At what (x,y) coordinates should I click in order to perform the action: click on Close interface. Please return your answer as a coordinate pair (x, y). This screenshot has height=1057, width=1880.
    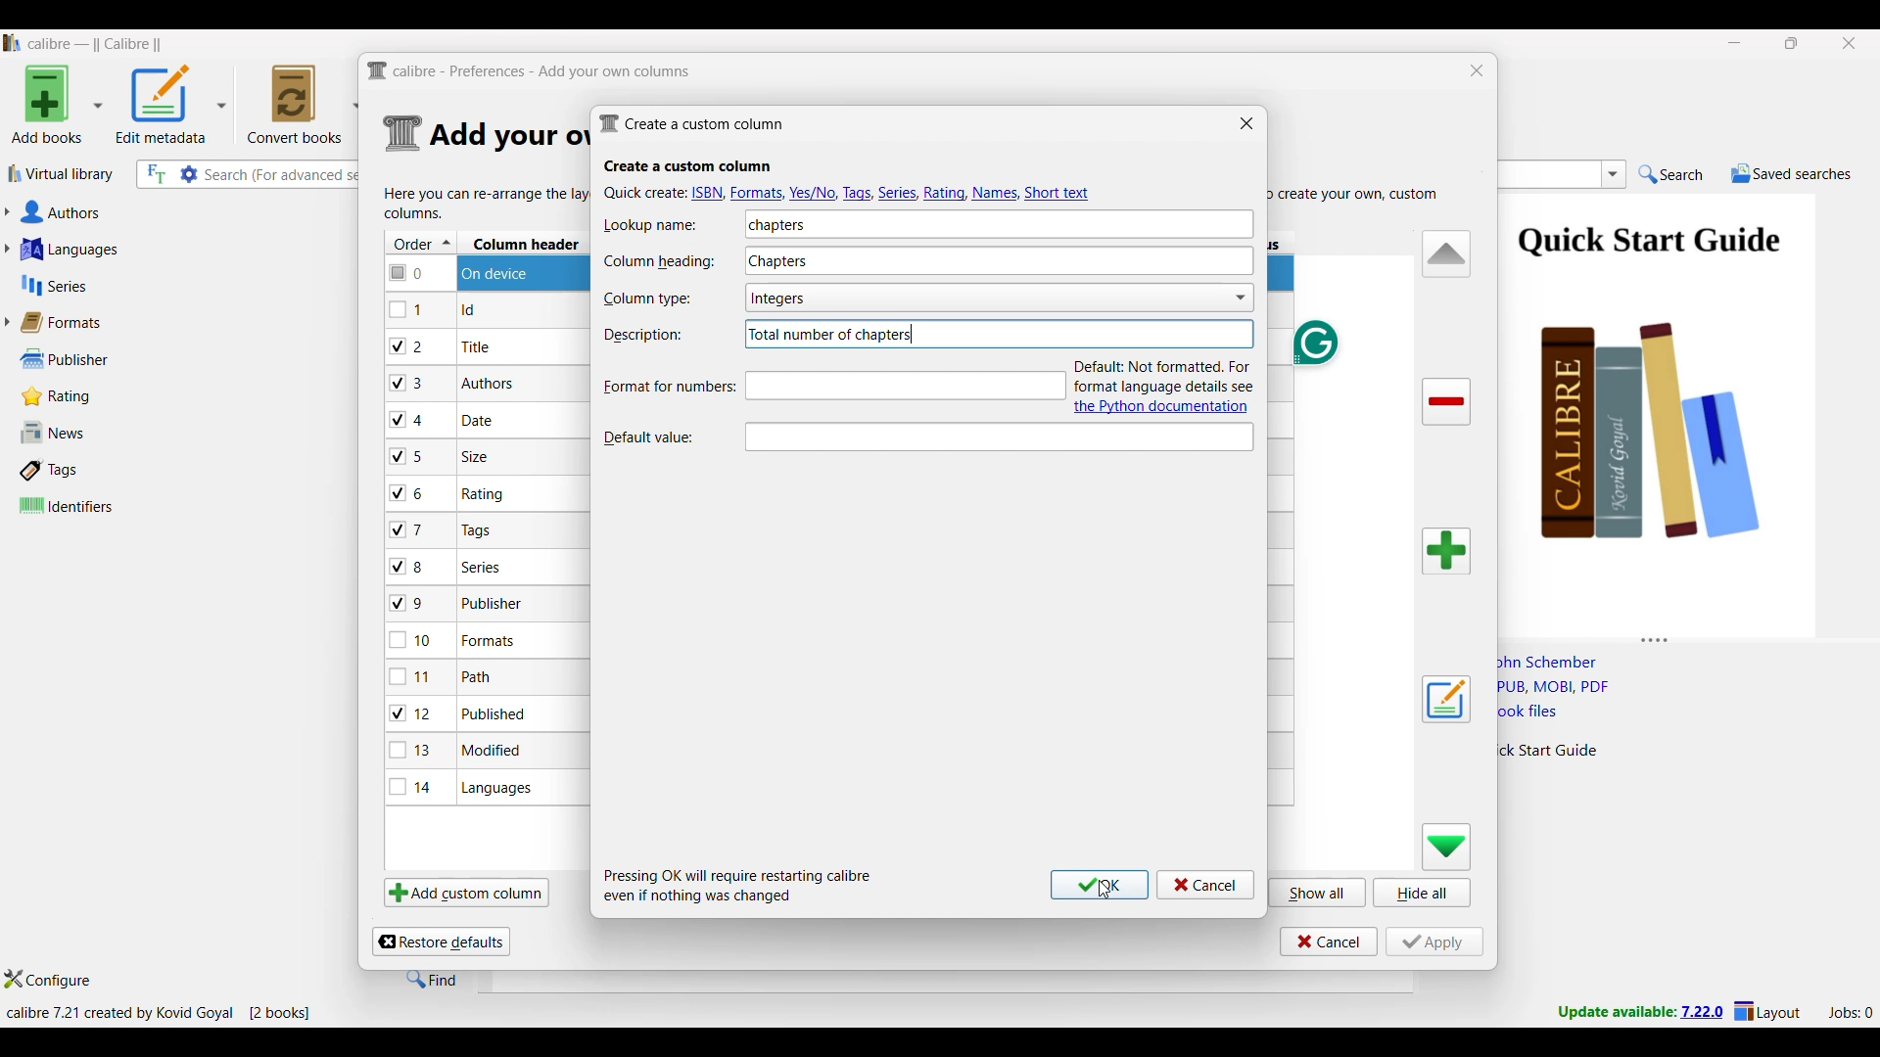
    Looking at the image, I should click on (1850, 43).